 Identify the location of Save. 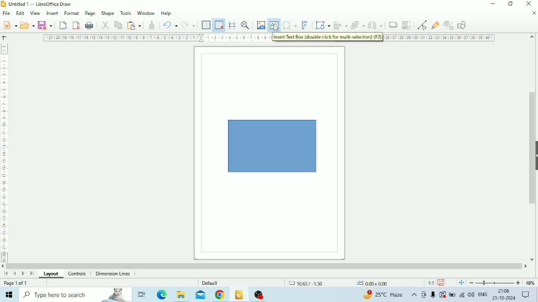
(45, 26).